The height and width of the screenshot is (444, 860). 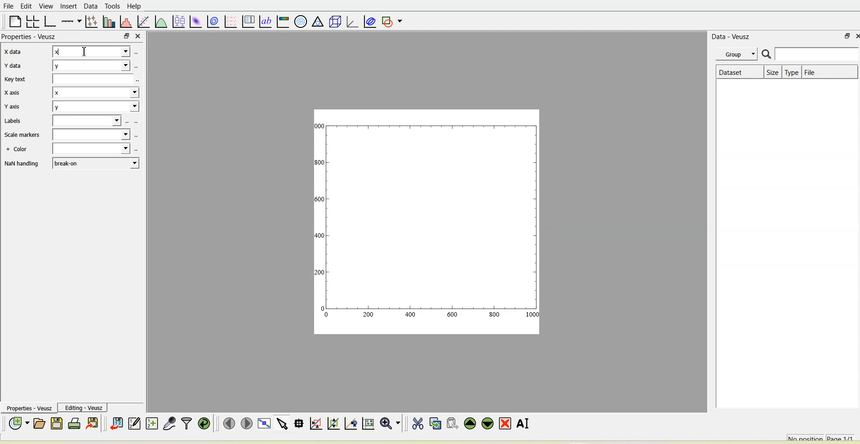 I want to click on Data - Veusz, so click(x=731, y=36).